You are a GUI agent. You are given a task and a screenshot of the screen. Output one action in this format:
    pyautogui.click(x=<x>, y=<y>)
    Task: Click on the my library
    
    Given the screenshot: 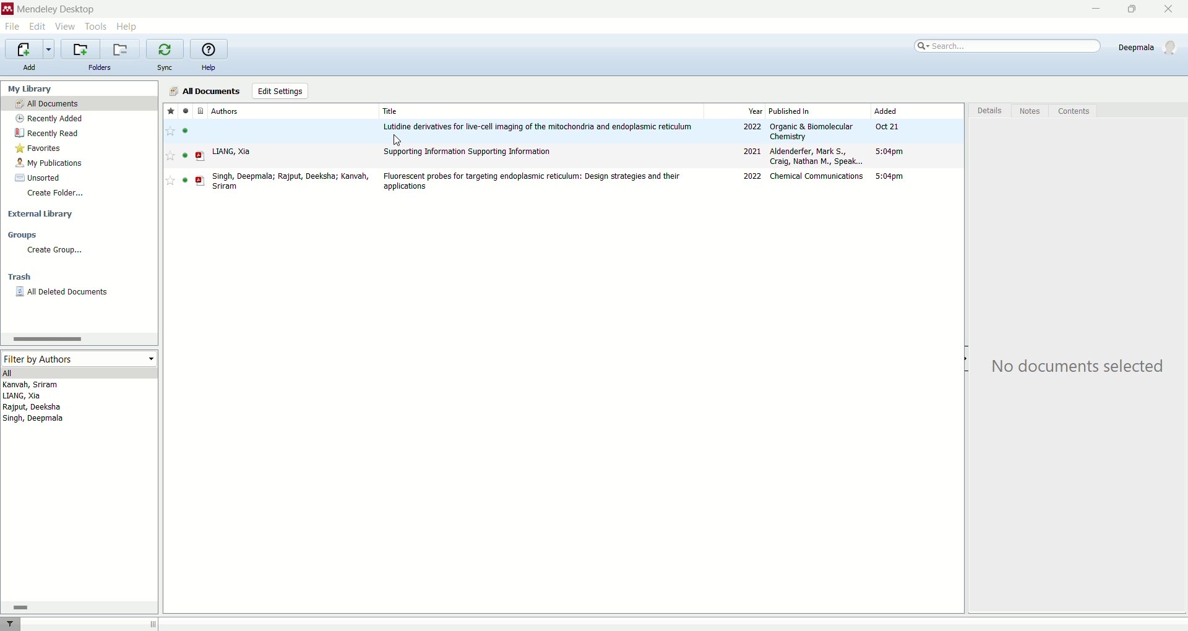 What is the action you would take?
    pyautogui.click(x=33, y=90)
    